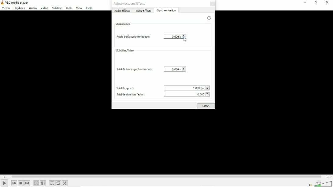 This screenshot has height=187, width=333. Describe the element at coordinates (185, 40) in the screenshot. I see `cursor` at that location.